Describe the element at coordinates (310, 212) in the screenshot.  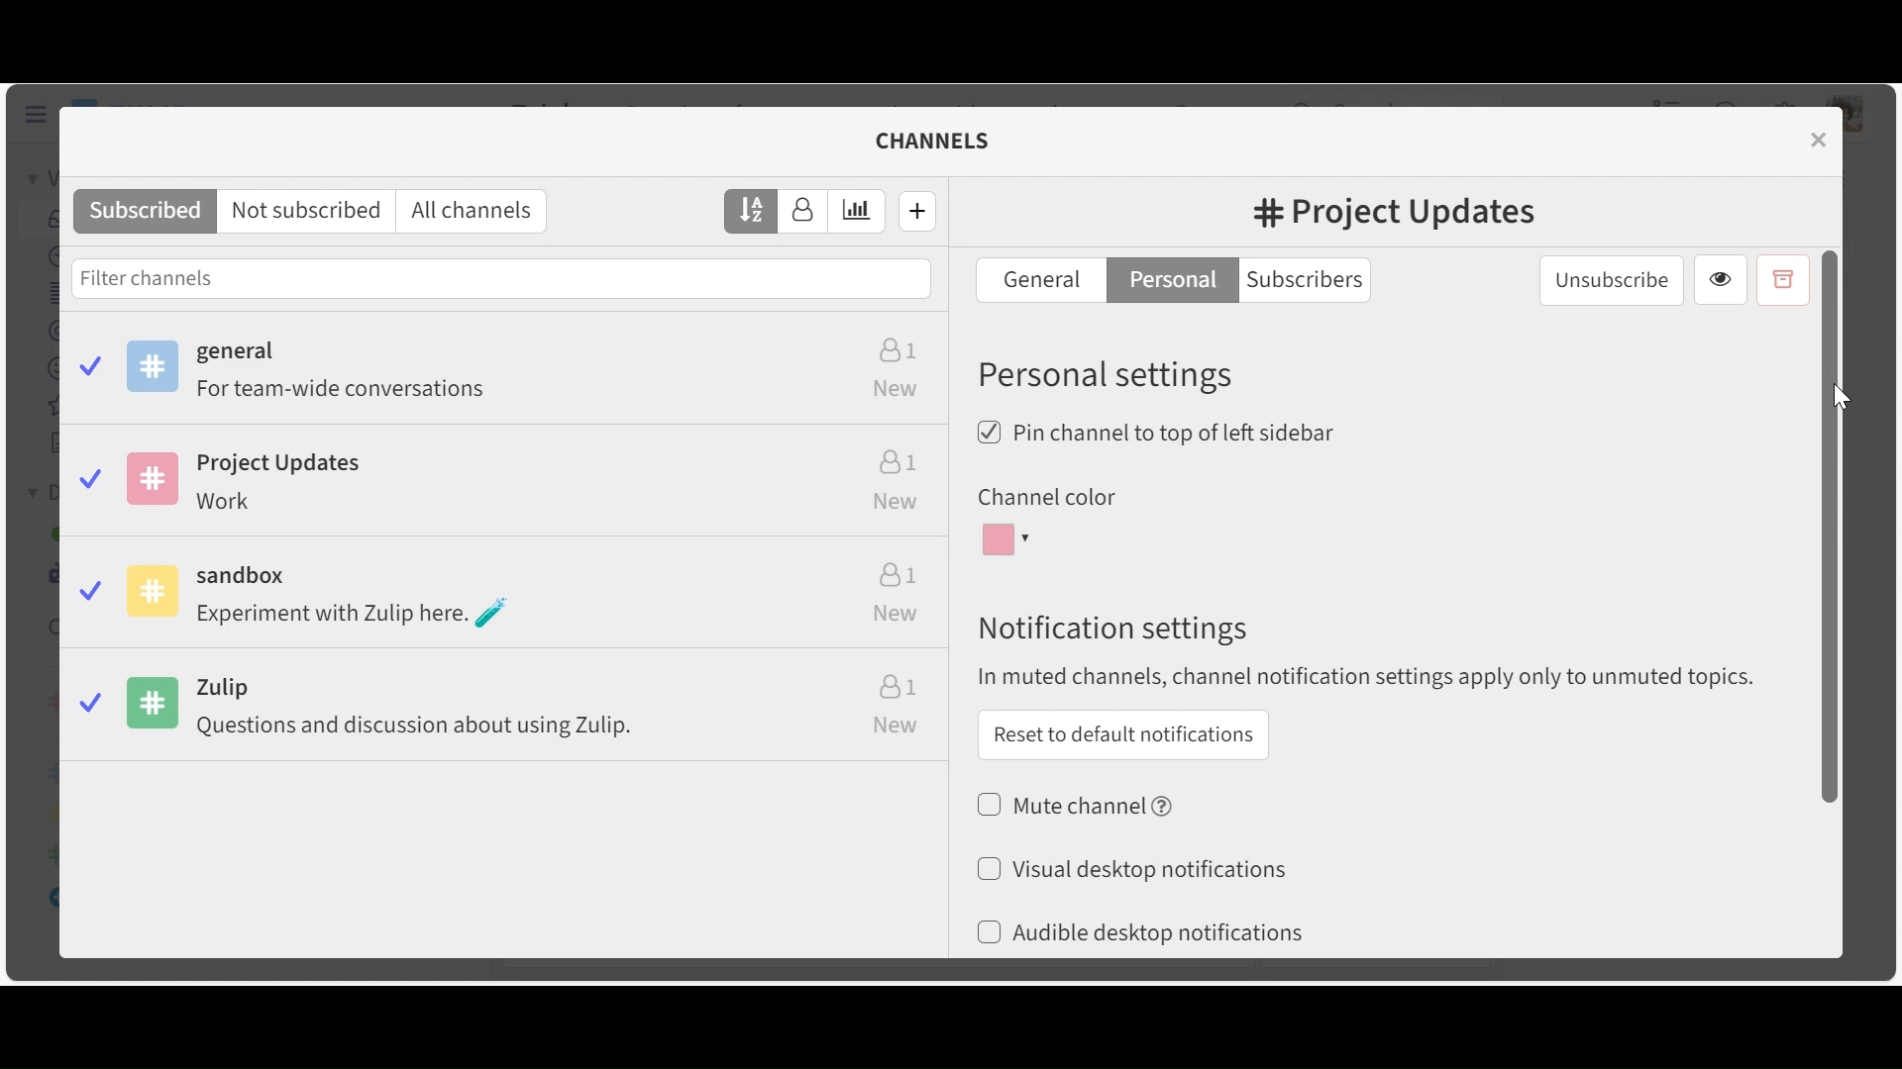
I see `Not subscribed` at that location.